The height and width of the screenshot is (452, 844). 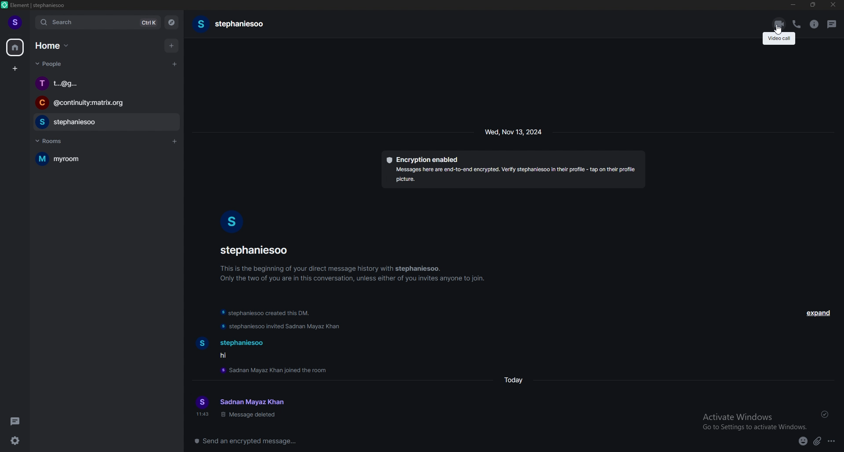 What do you see at coordinates (254, 408) in the screenshot?
I see `text` at bounding box center [254, 408].